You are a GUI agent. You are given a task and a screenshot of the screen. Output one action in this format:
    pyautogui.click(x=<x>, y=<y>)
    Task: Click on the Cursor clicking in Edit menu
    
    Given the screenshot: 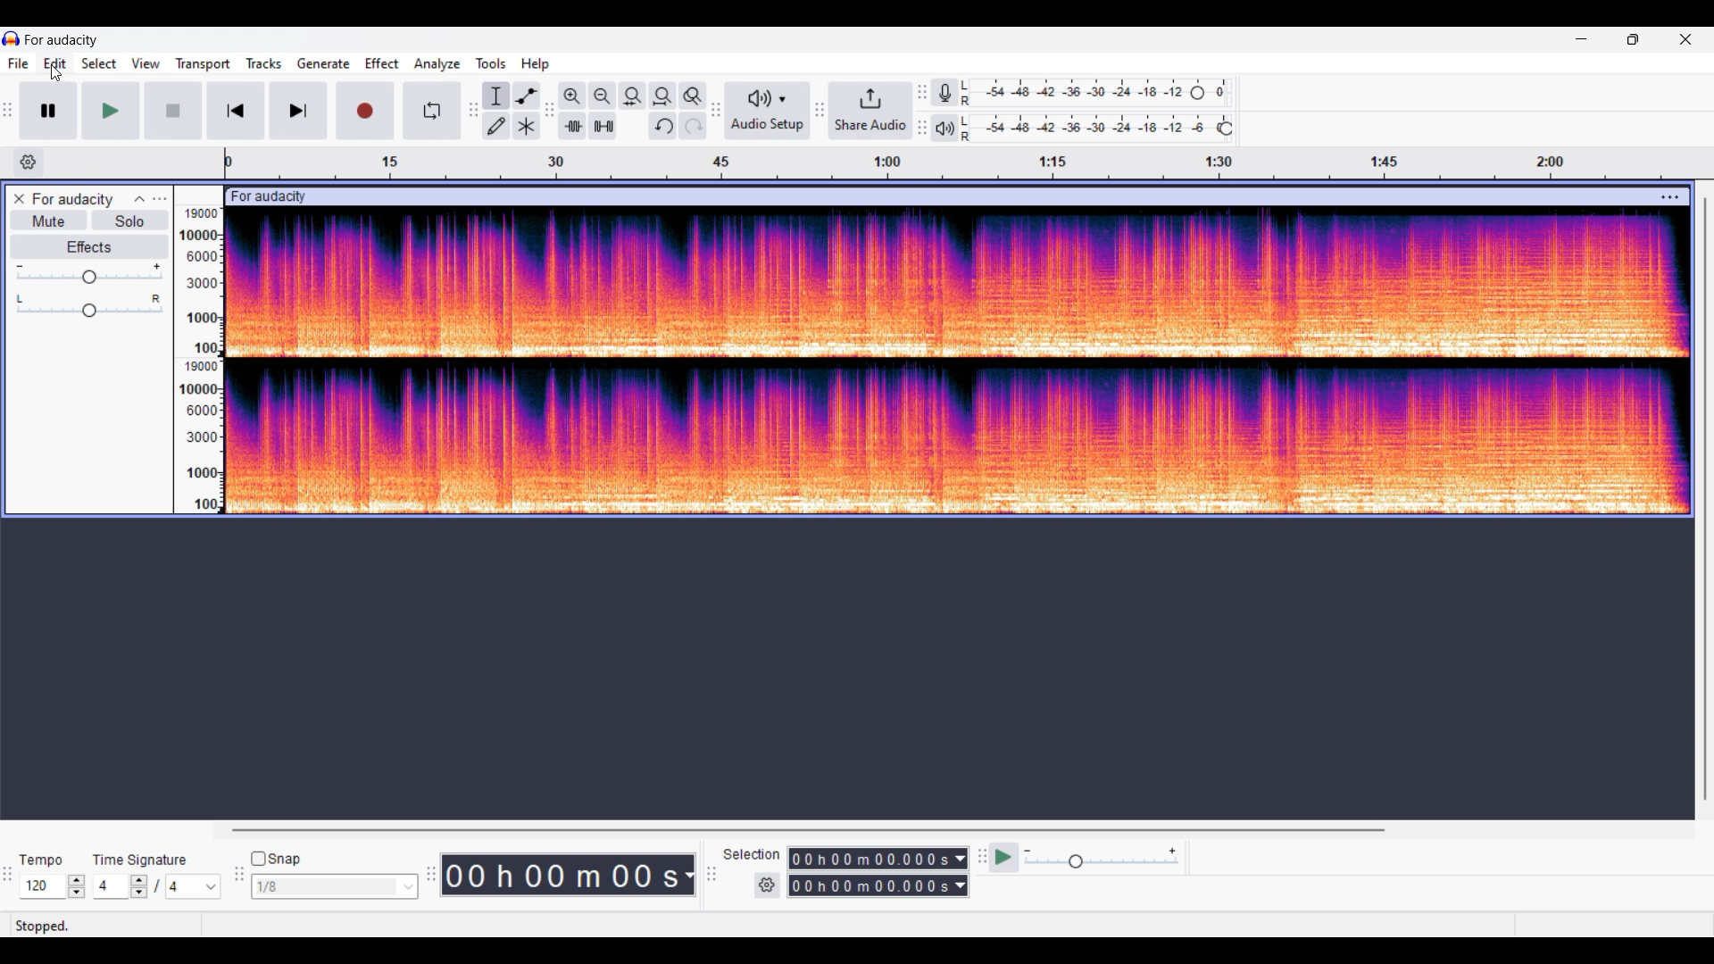 What is the action you would take?
    pyautogui.click(x=55, y=73)
    